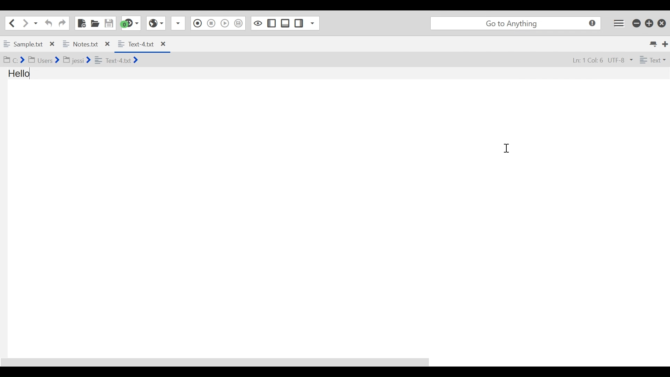  I want to click on Text Entry Pane, so click(334, 212).